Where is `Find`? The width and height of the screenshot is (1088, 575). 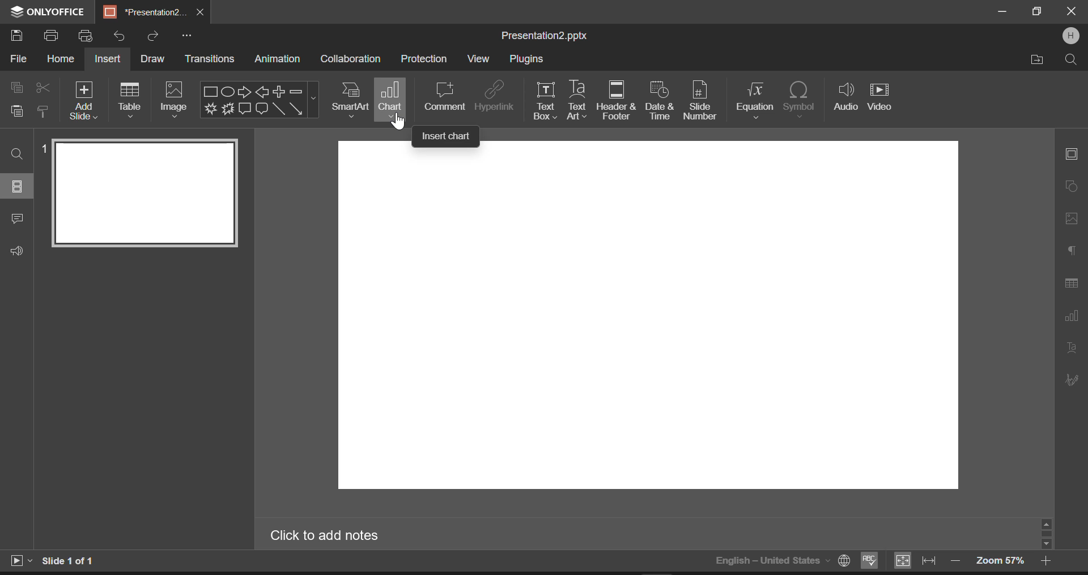
Find is located at coordinates (18, 153).